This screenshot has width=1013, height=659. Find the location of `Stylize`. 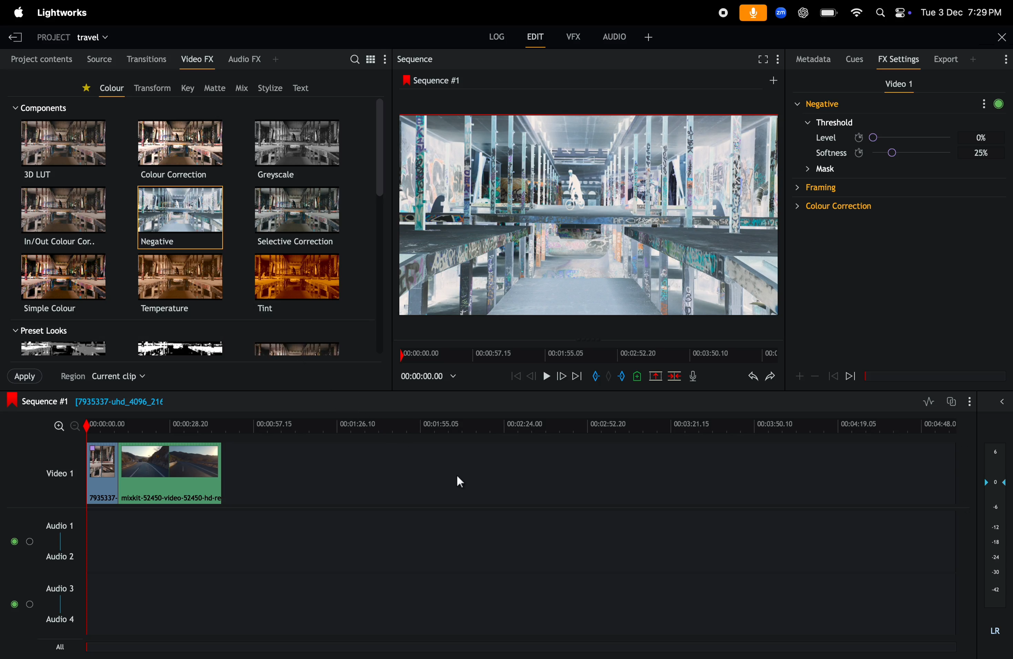

Stylize is located at coordinates (270, 85).